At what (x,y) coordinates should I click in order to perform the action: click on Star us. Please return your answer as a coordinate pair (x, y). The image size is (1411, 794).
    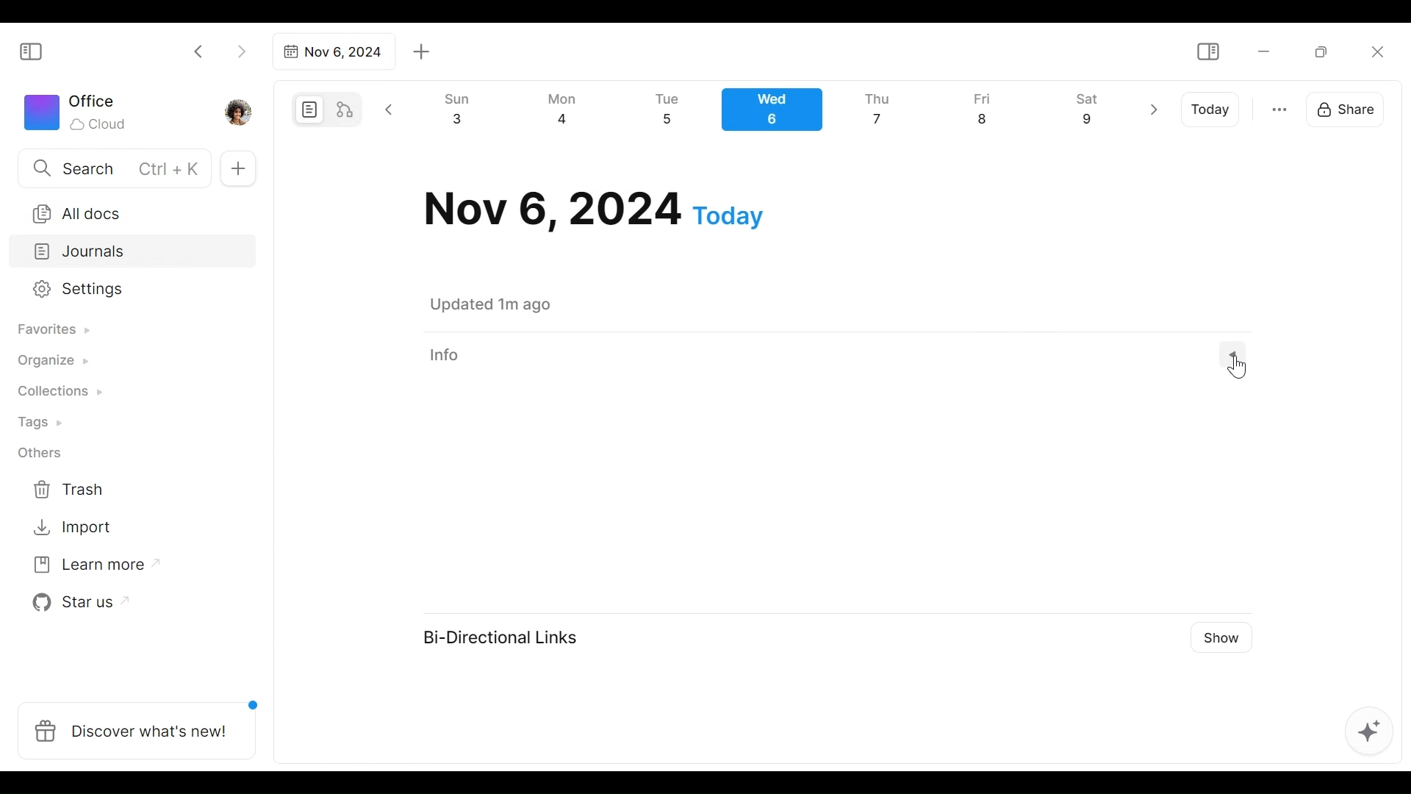
    Looking at the image, I should click on (76, 603).